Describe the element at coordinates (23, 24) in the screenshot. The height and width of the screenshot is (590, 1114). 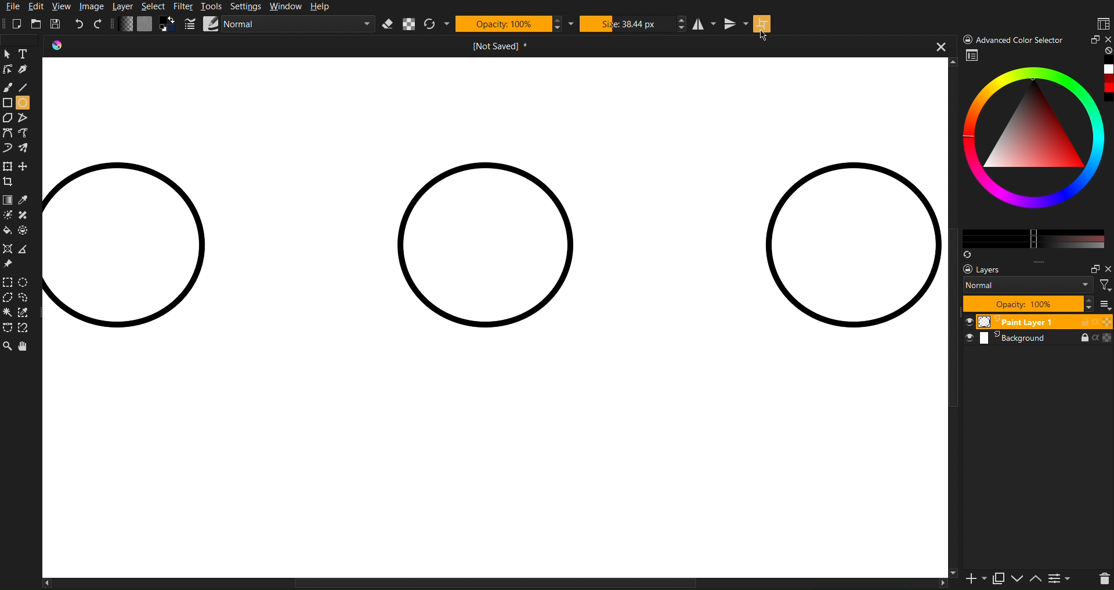
I see `New` at that location.